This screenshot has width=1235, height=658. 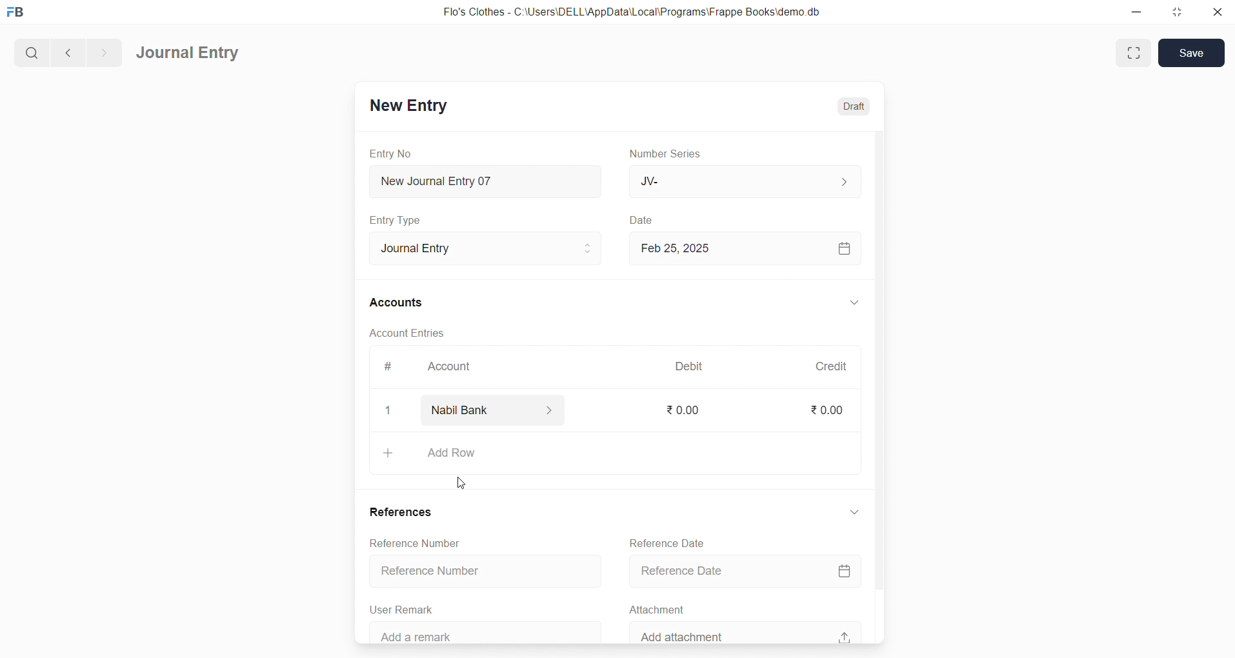 I want to click on resize, so click(x=1175, y=13).